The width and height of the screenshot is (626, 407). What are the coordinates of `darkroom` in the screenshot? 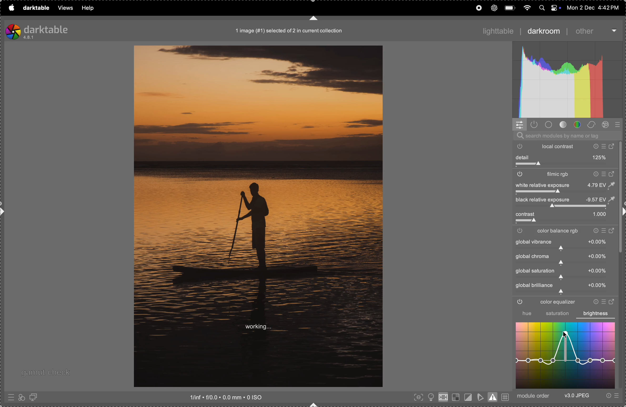 It's located at (543, 32).